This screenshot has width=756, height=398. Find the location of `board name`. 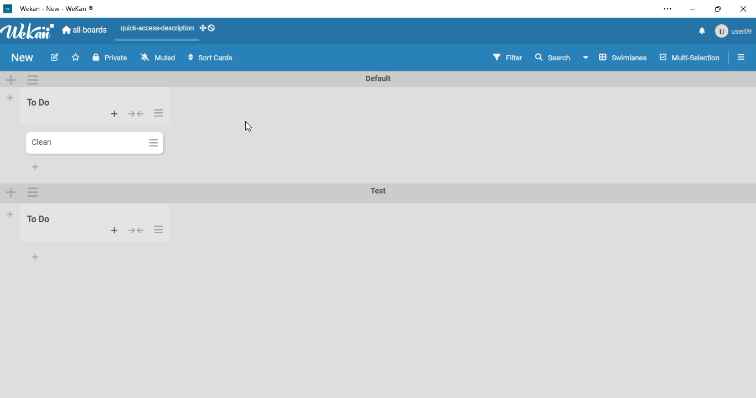

board name is located at coordinates (22, 57).